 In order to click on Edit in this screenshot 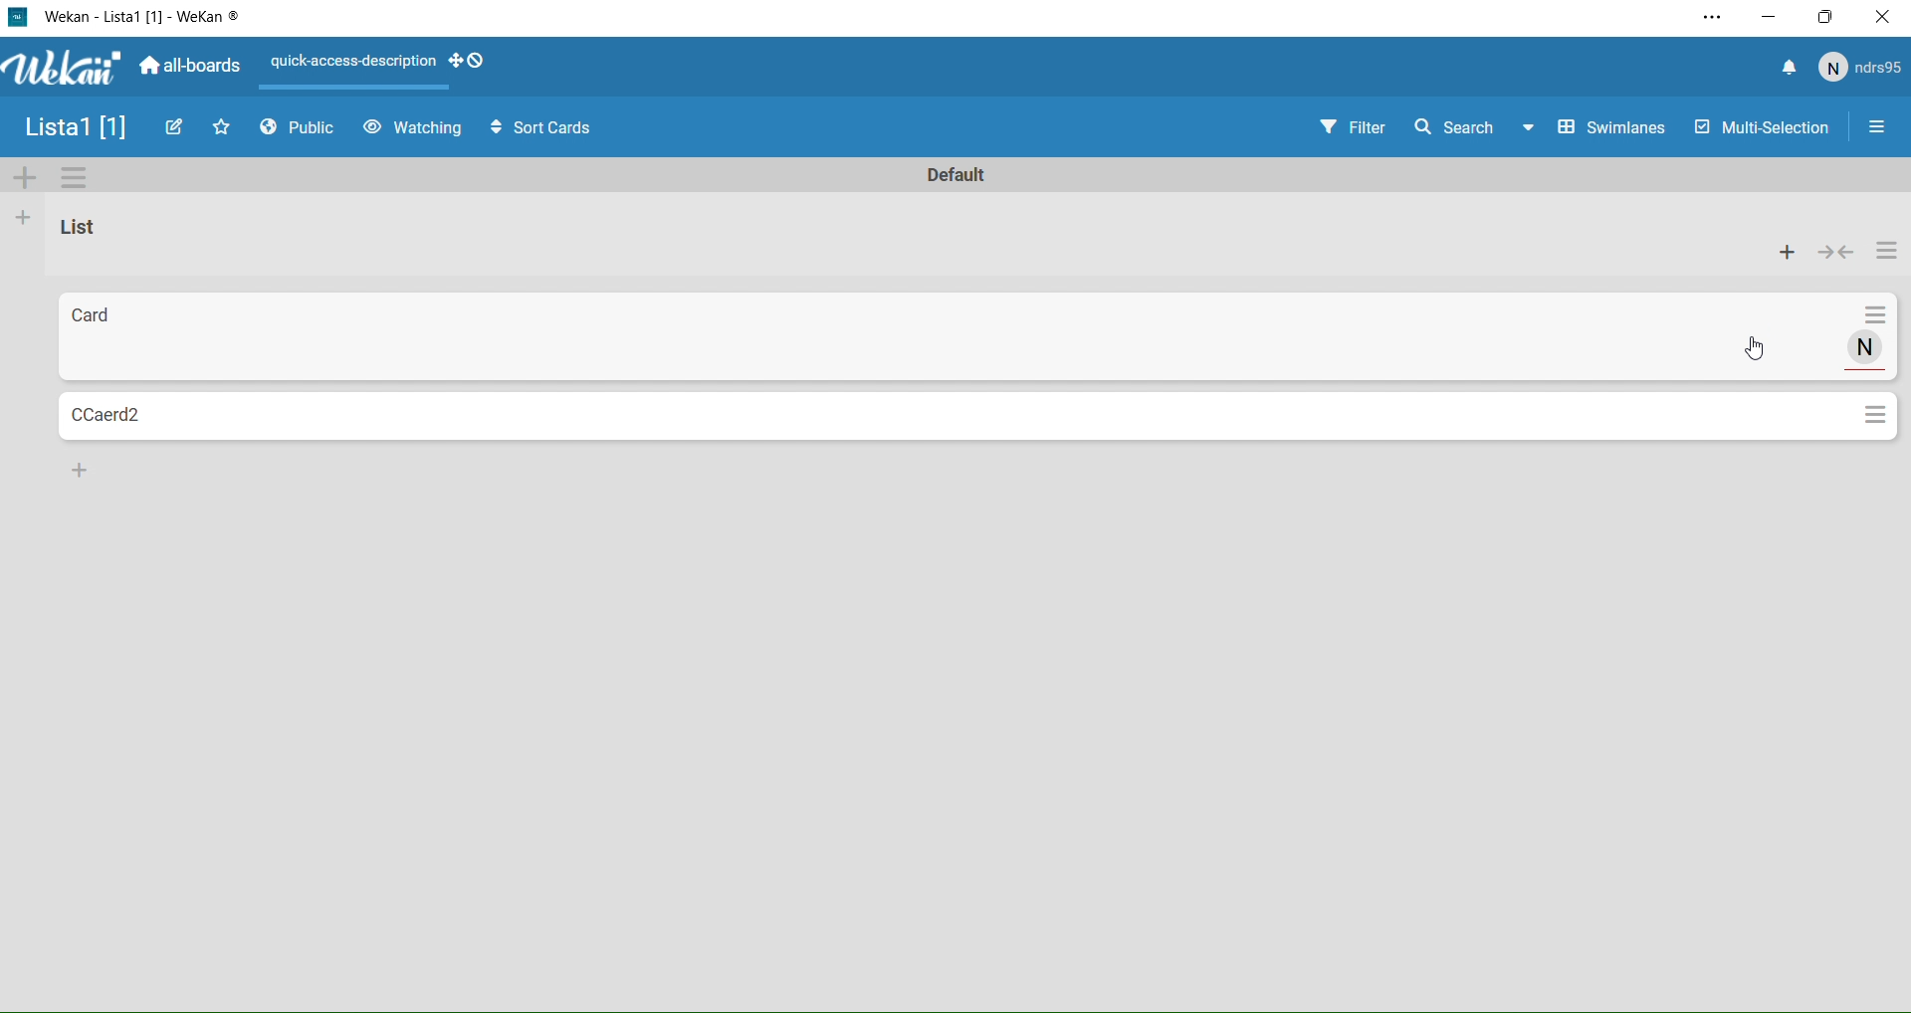, I will do `click(176, 126)`.